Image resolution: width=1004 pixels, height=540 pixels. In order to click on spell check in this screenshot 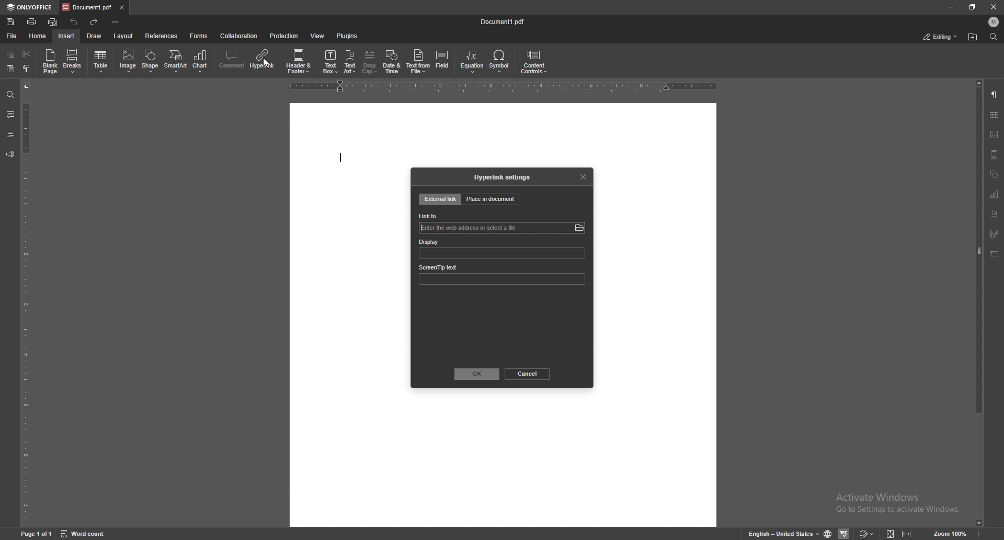, I will do `click(845, 533)`.